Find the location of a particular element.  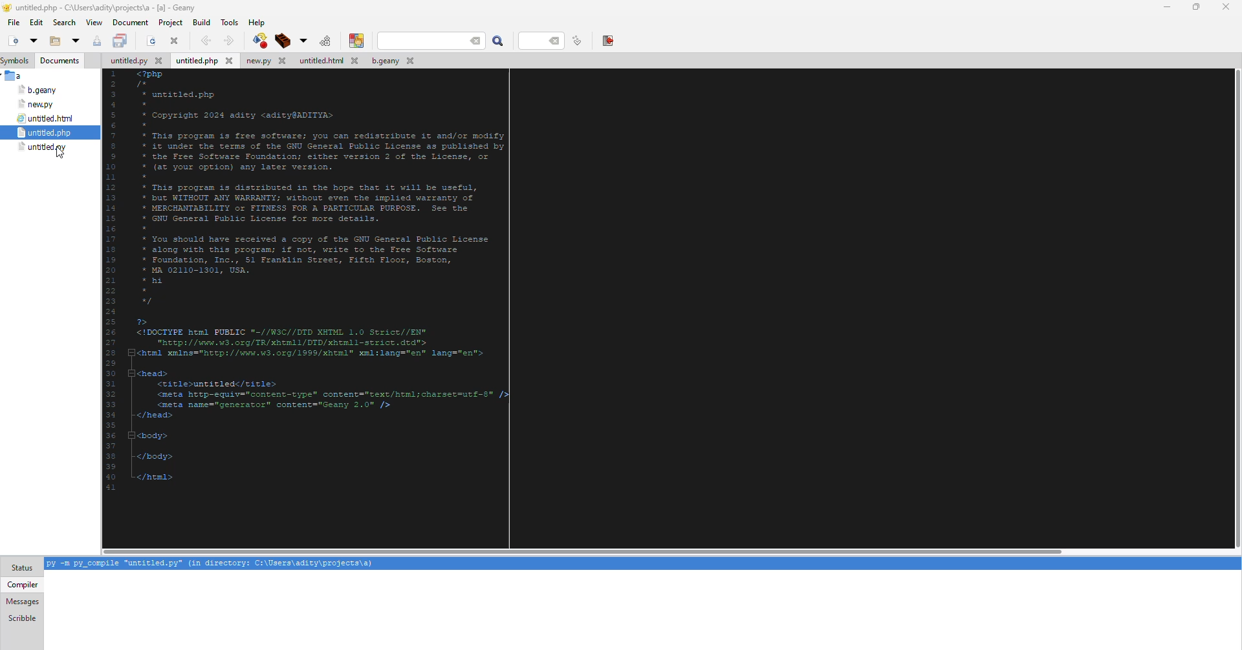

line is located at coordinates (540, 41).